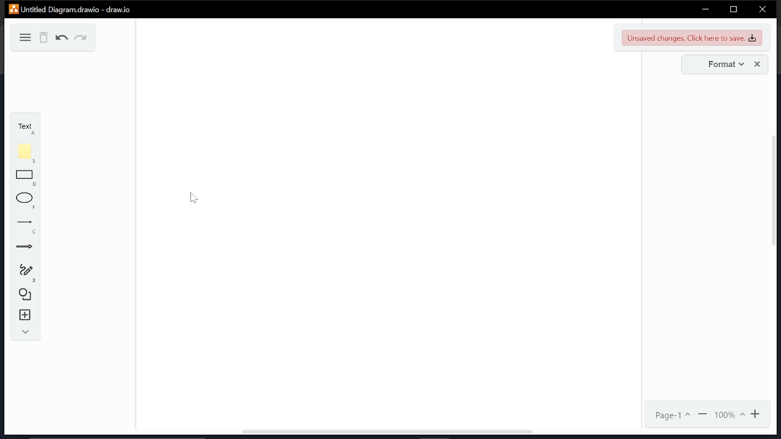 The width and height of the screenshot is (781, 439). Describe the element at coordinates (673, 415) in the screenshot. I see `page1` at that location.